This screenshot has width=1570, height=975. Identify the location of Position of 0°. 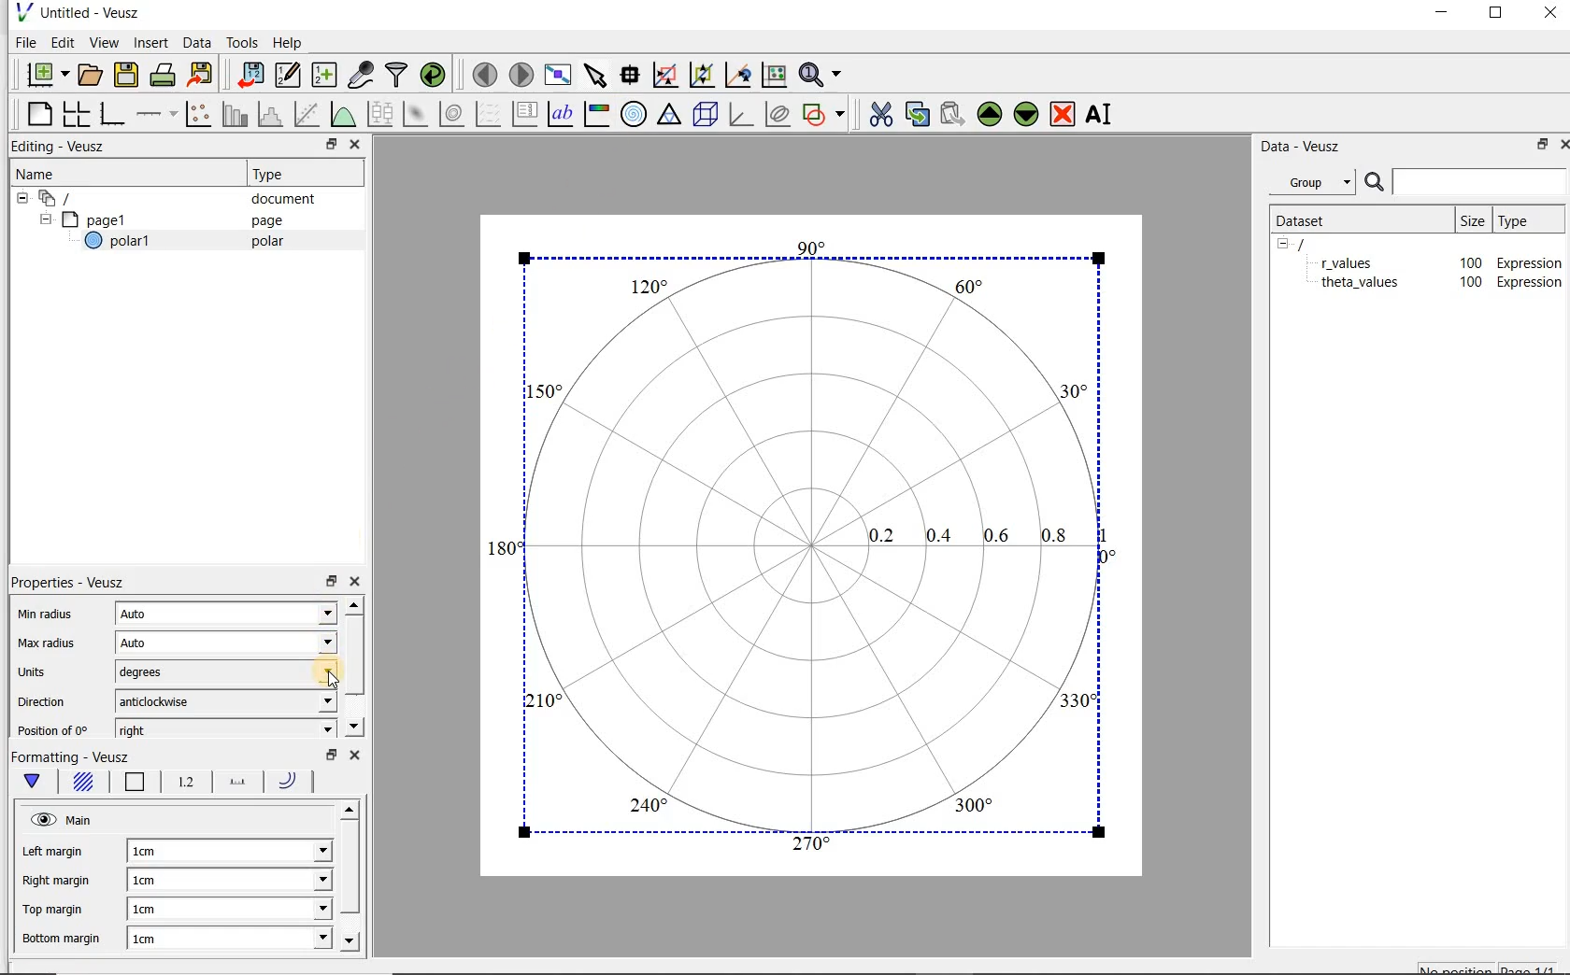
(58, 729).